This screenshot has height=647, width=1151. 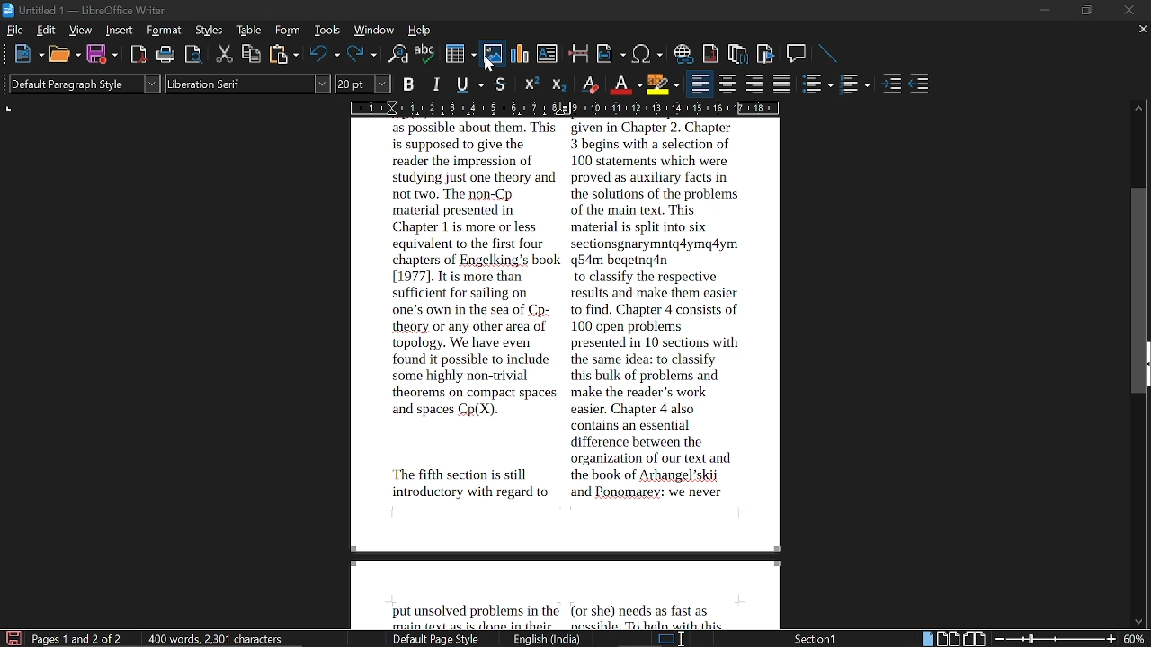 I want to click on tools, so click(x=326, y=31).